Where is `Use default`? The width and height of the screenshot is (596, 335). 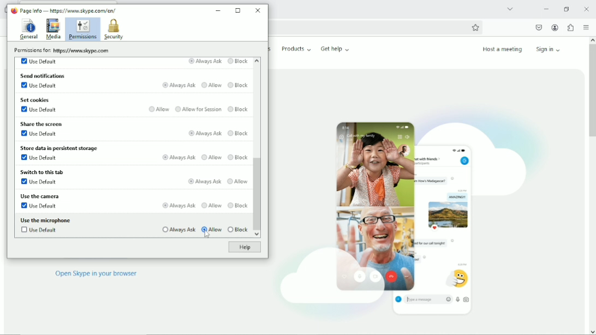
Use default is located at coordinates (40, 231).